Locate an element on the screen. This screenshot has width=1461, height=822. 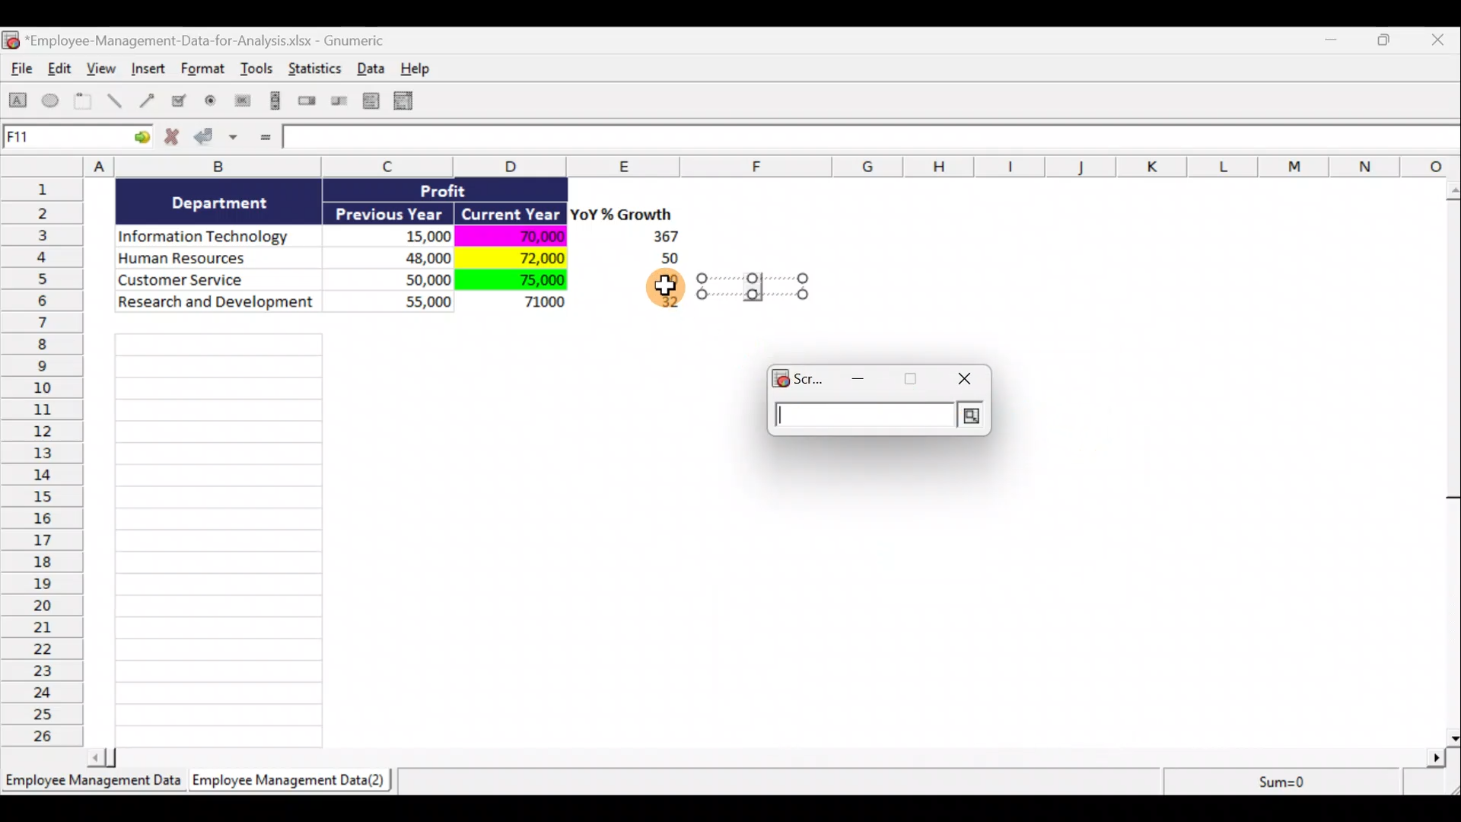
Create a spin button is located at coordinates (308, 102).